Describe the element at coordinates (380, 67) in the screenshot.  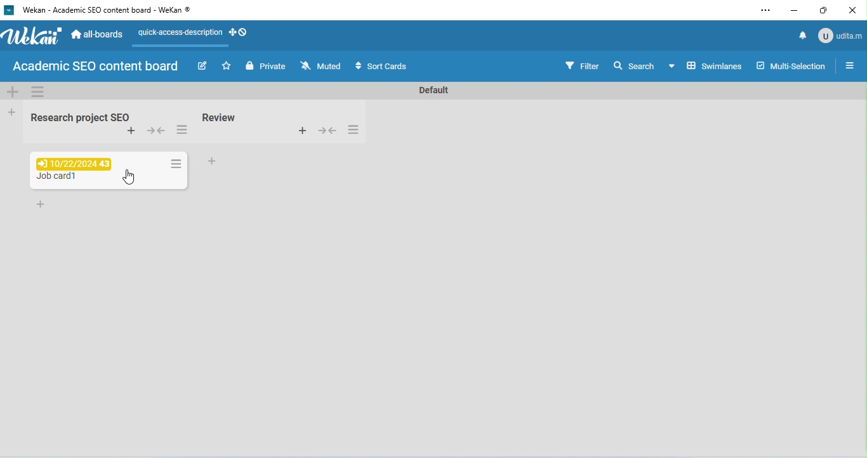
I see `sort cards` at that location.